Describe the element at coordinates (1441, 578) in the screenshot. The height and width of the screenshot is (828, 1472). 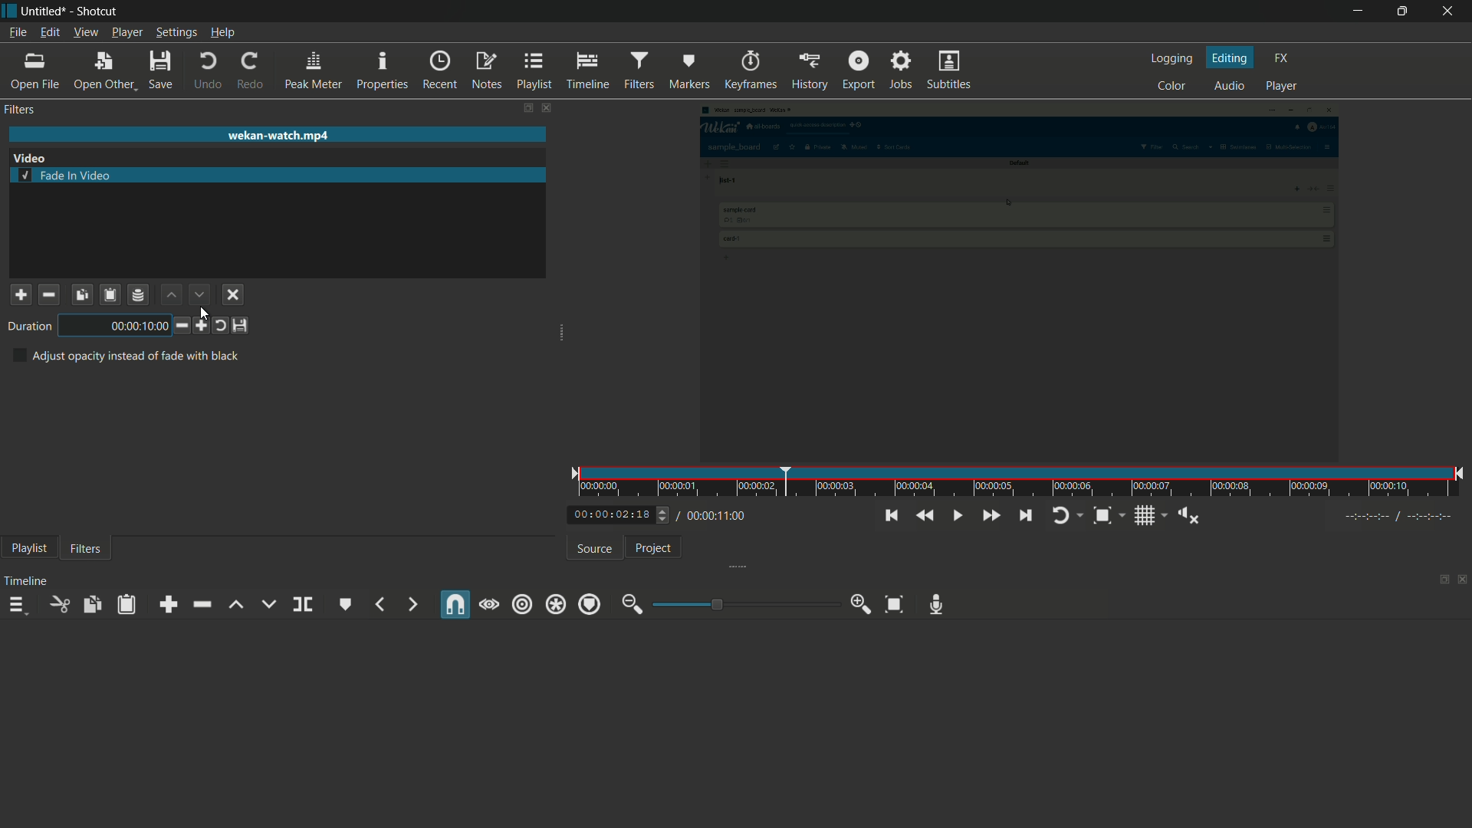
I see `change layout` at that location.